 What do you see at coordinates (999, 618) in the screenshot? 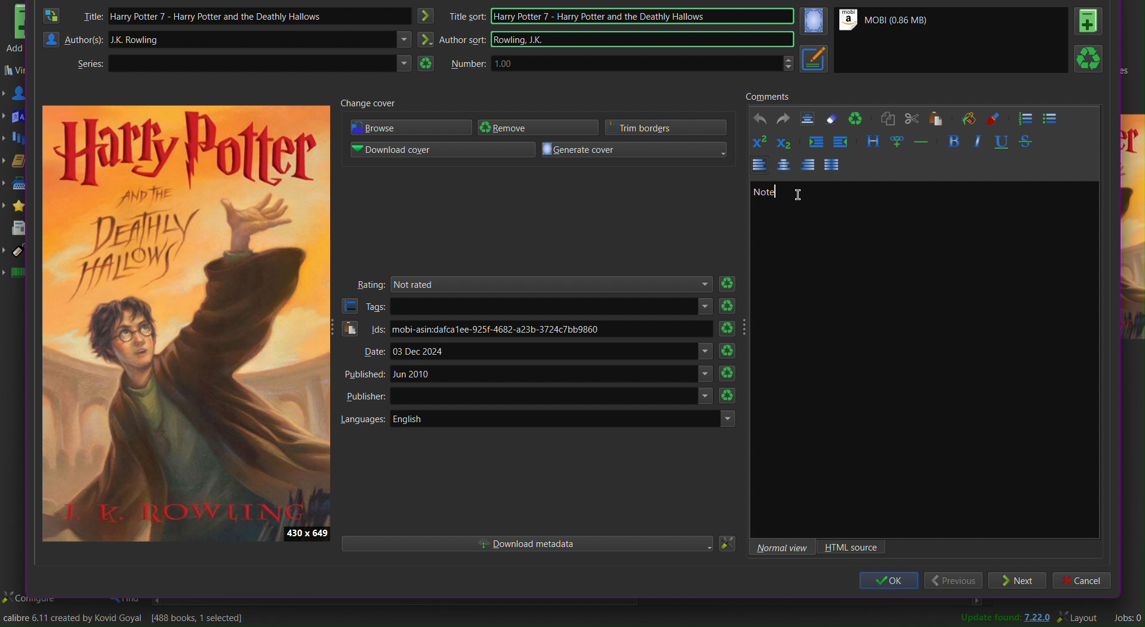
I see `Update` at bounding box center [999, 618].